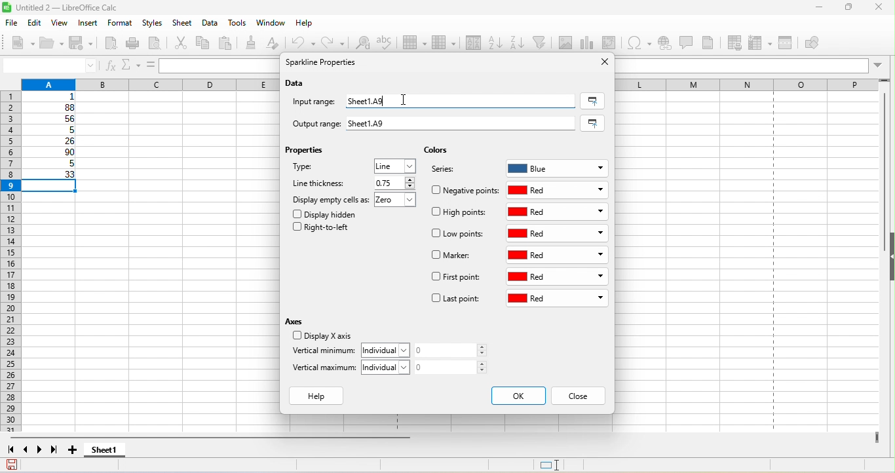  I want to click on vertical maximum, so click(325, 370).